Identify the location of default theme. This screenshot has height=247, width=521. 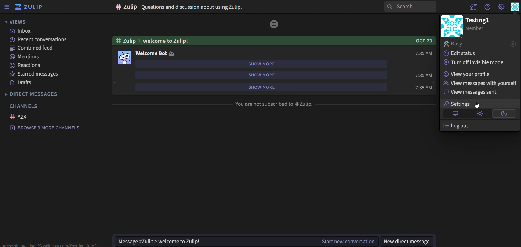
(454, 114).